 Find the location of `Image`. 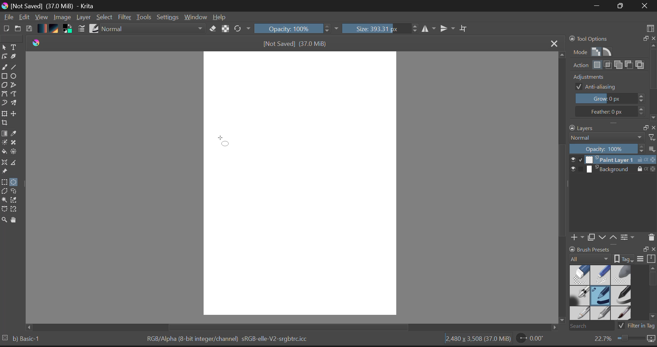

Image is located at coordinates (62, 17).